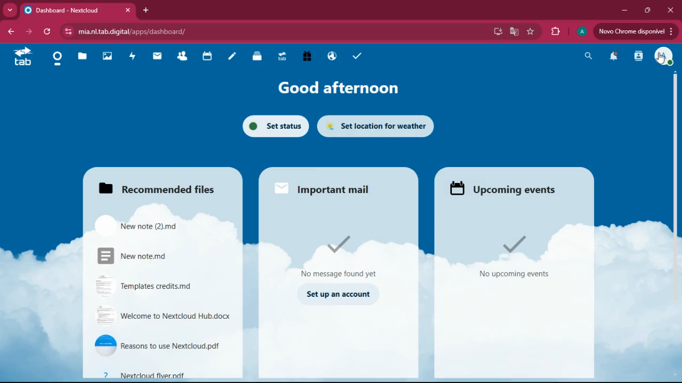 Image resolution: width=682 pixels, height=383 pixels. I want to click on profile, so click(665, 57).